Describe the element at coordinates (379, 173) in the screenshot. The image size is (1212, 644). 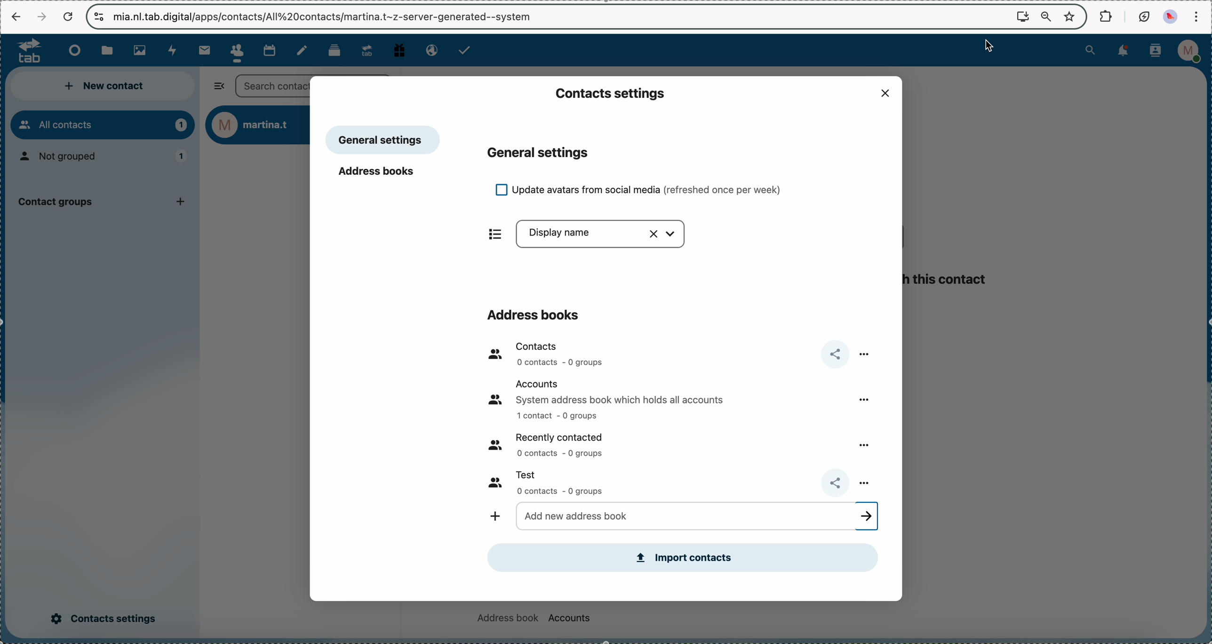
I see `address books` at that location.